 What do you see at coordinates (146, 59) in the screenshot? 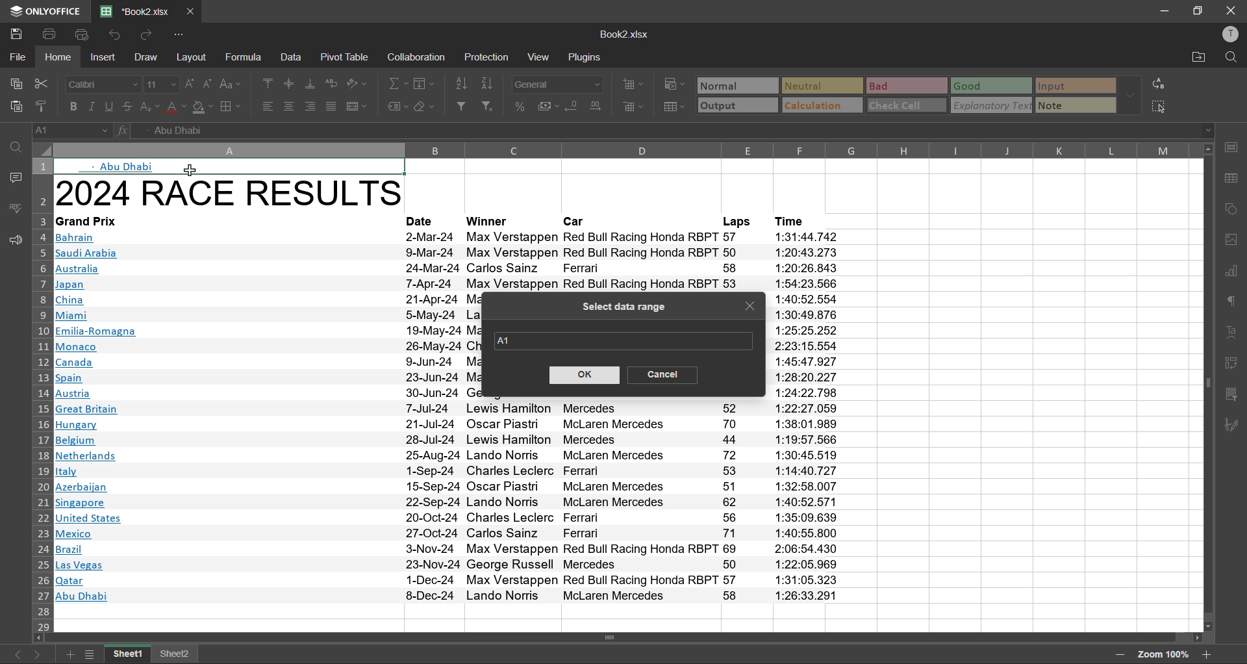
I see `draw` at bounding box center [146, 59].